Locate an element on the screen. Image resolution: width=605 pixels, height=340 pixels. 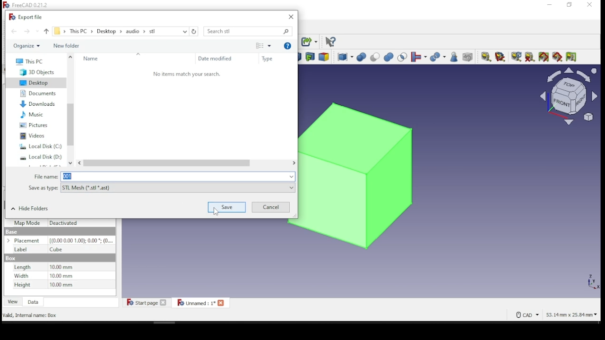
Export an Object in the active document is located at coordinates (54, 315).